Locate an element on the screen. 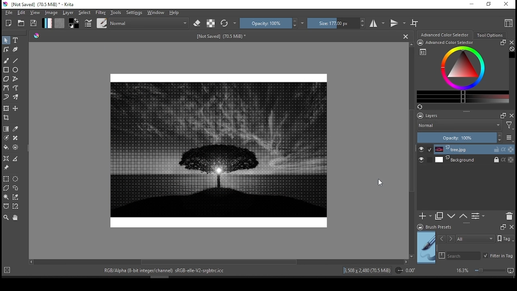 This screenshot has height=291, width=517. blending mode is located at coordinates (149, 23).